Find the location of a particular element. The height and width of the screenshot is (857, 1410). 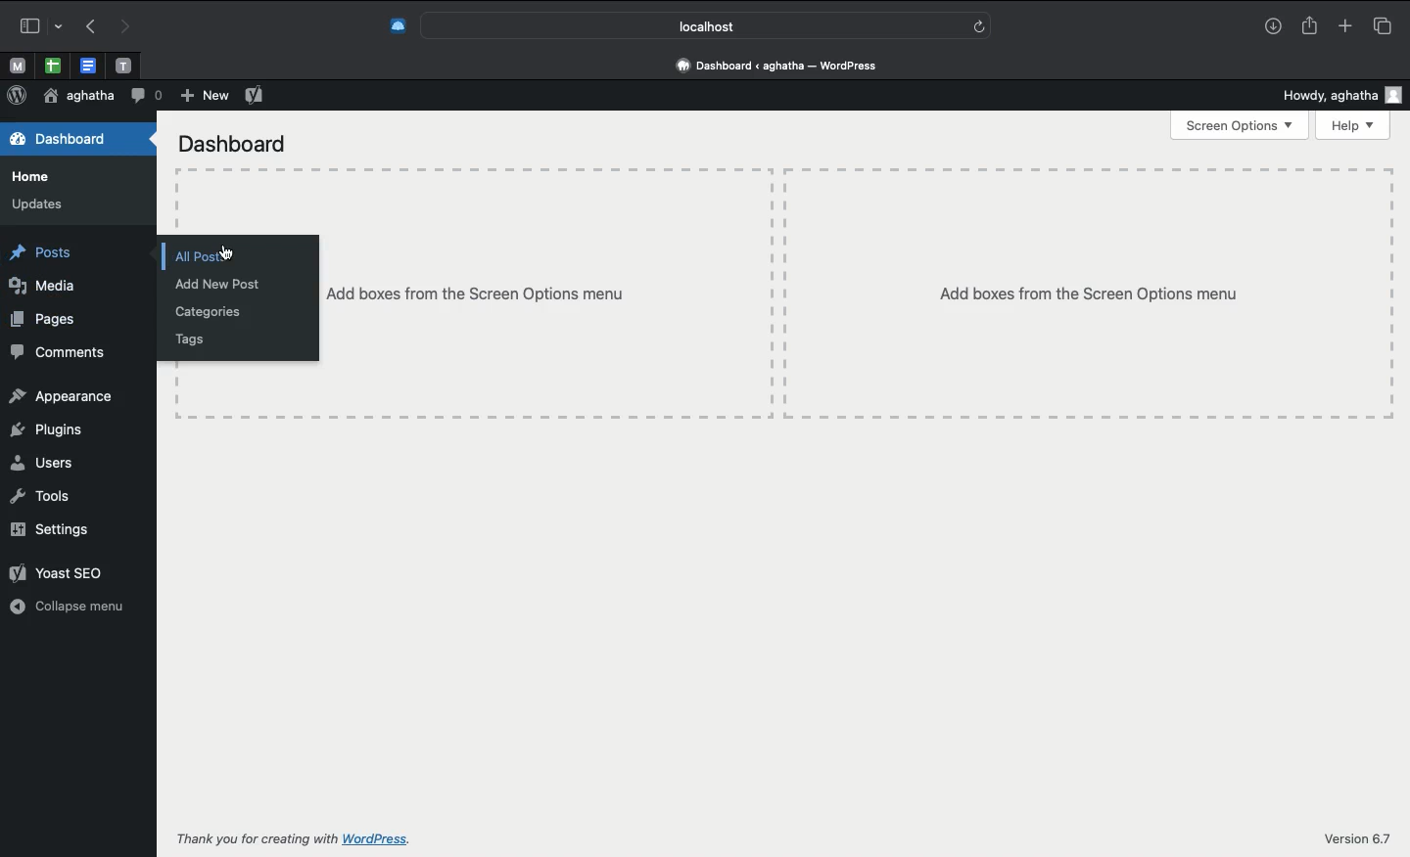

localhost is located at coordinates (703, 26).